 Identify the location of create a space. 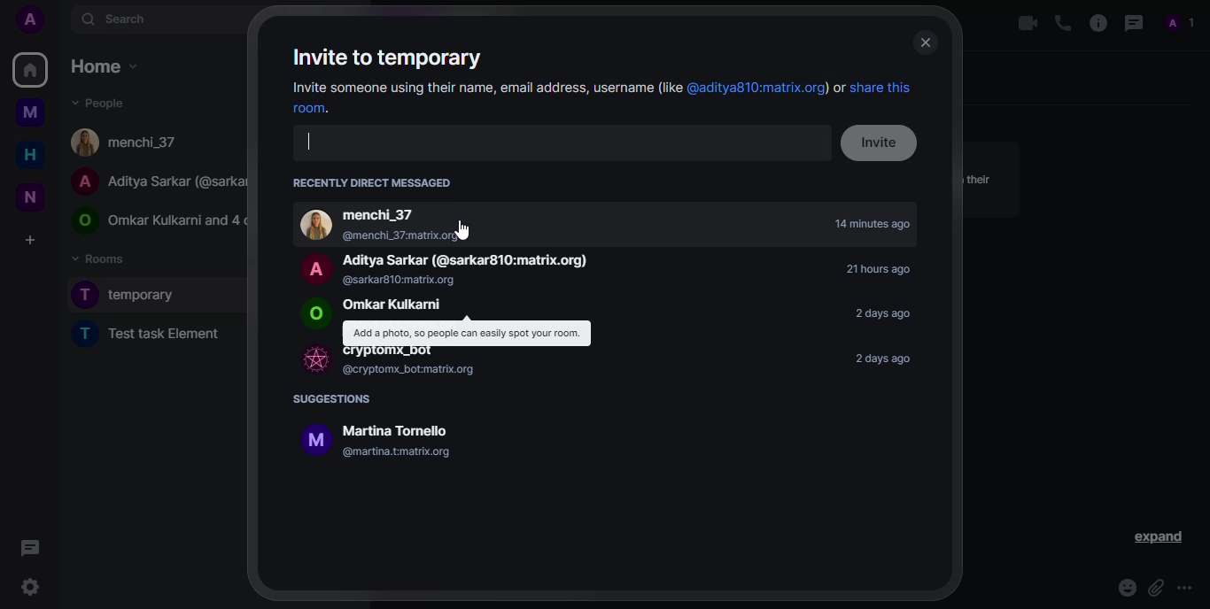
(30, 239).